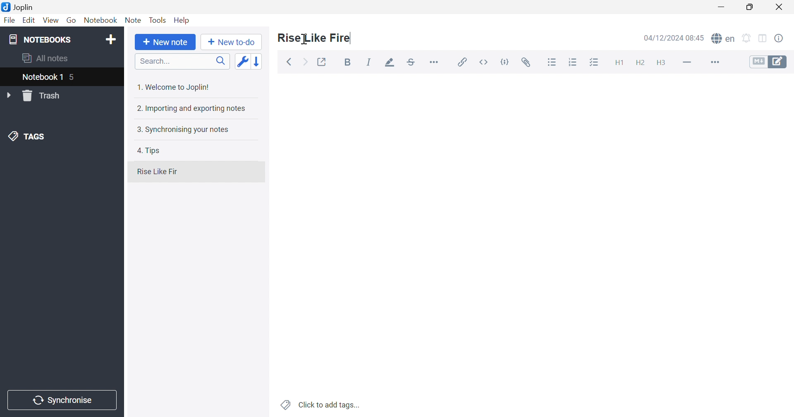 The image size is (794, 417). What do you see at coordinates (31, 22) in the screenshot?
I see `Edit` at bounding box center [31, 22].